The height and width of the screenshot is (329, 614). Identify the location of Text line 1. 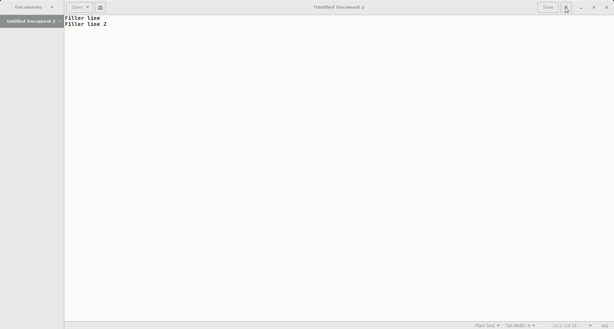
(87, 18).